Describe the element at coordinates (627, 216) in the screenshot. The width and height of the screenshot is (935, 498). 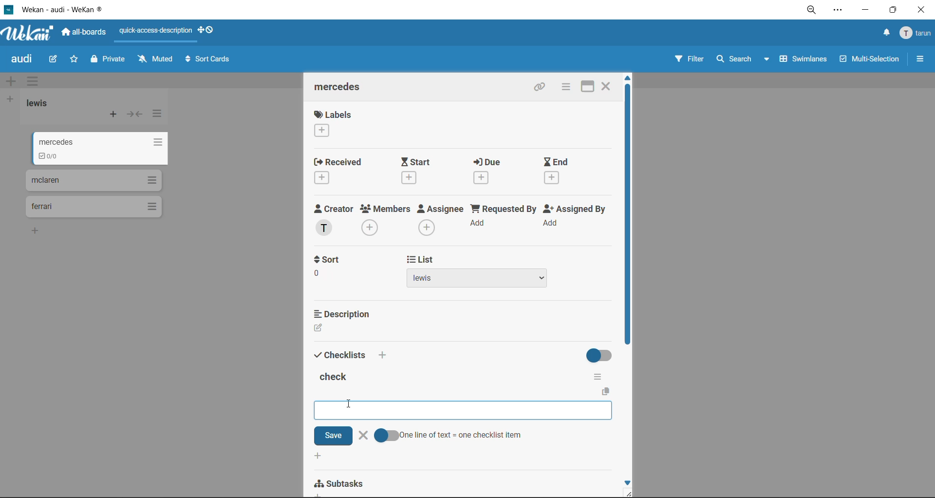
I see `vertical scroll bar` at that location.